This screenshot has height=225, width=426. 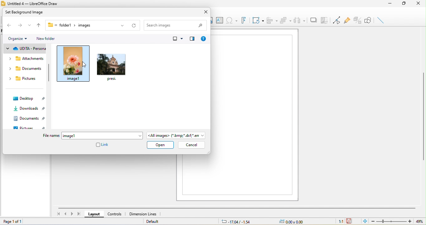 What do you see at coordinates (143, 214) in the screenshot?
I see `dimension lines` at bounding box center [143, 214].